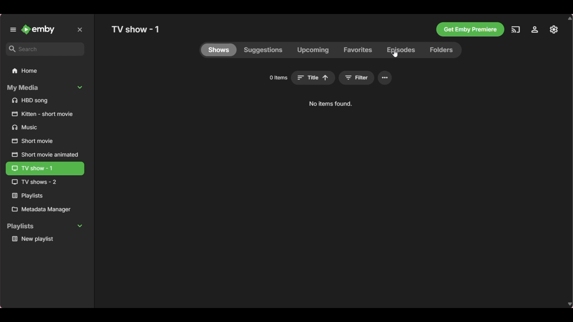  I want to click on Short film, so click(44, 141).